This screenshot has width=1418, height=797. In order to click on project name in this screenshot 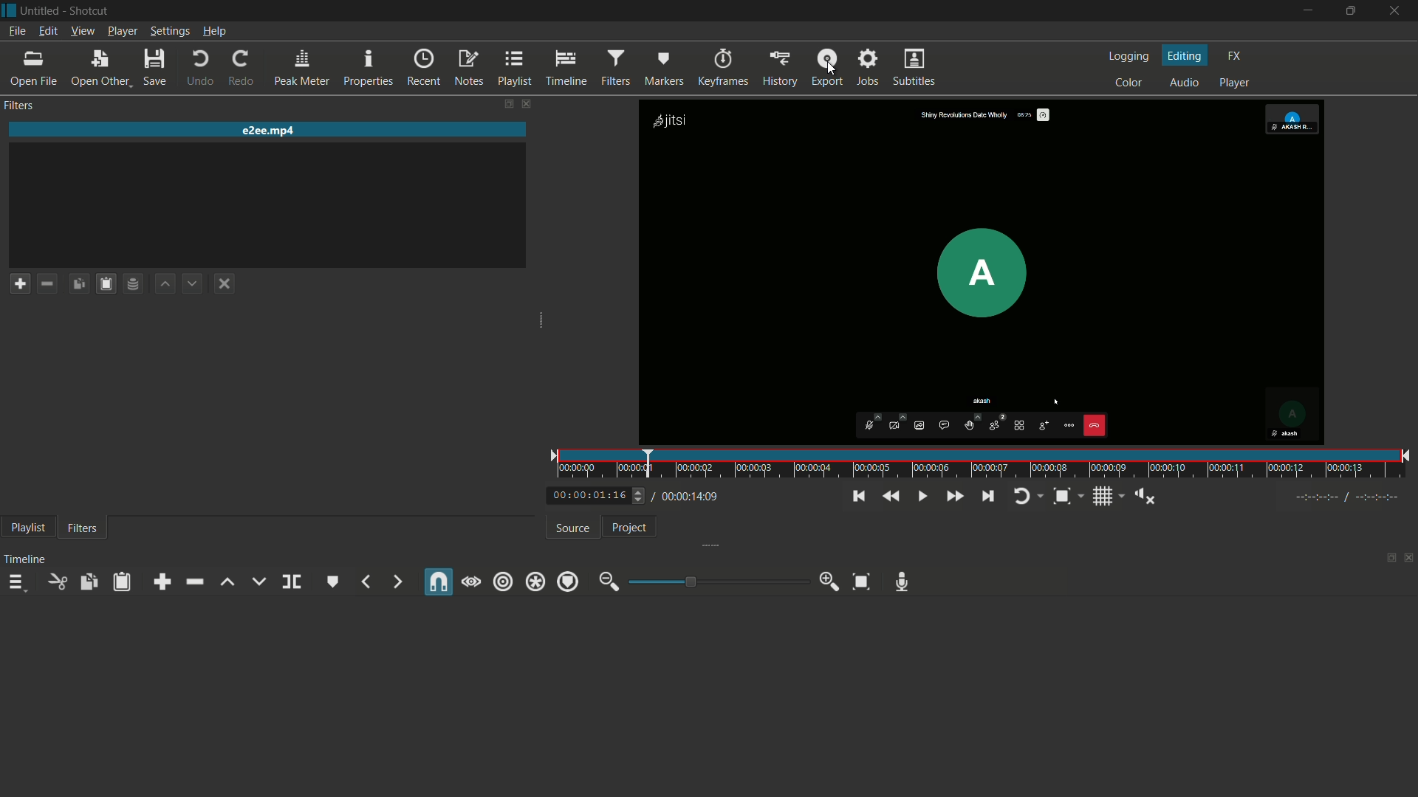, I will do `click(41, 10)`.